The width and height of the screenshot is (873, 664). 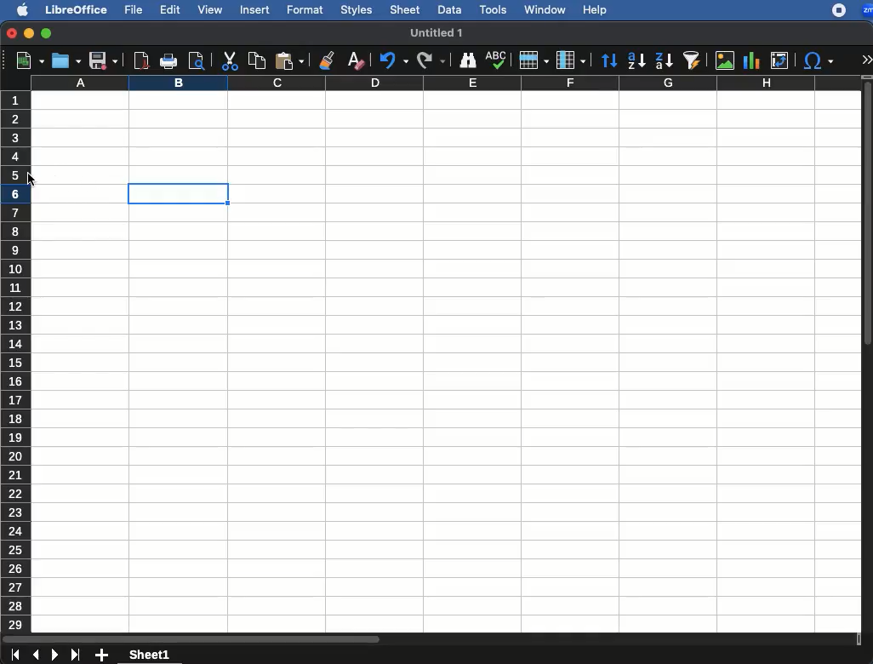 What do you see at coordinates (104, 61) in the screenshot?
I see `save` at bounding box center [104, 61].